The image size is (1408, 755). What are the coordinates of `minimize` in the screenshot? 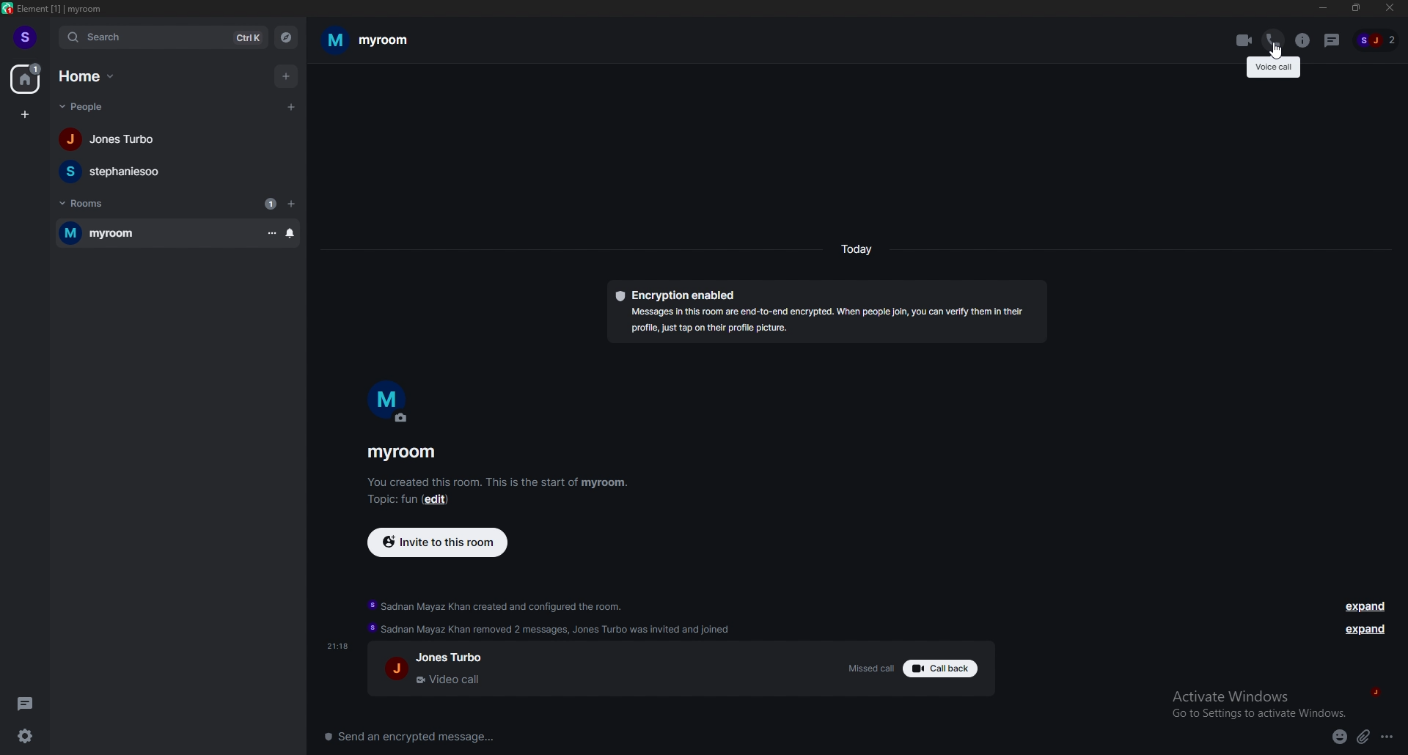 It's located at (1323, 8).